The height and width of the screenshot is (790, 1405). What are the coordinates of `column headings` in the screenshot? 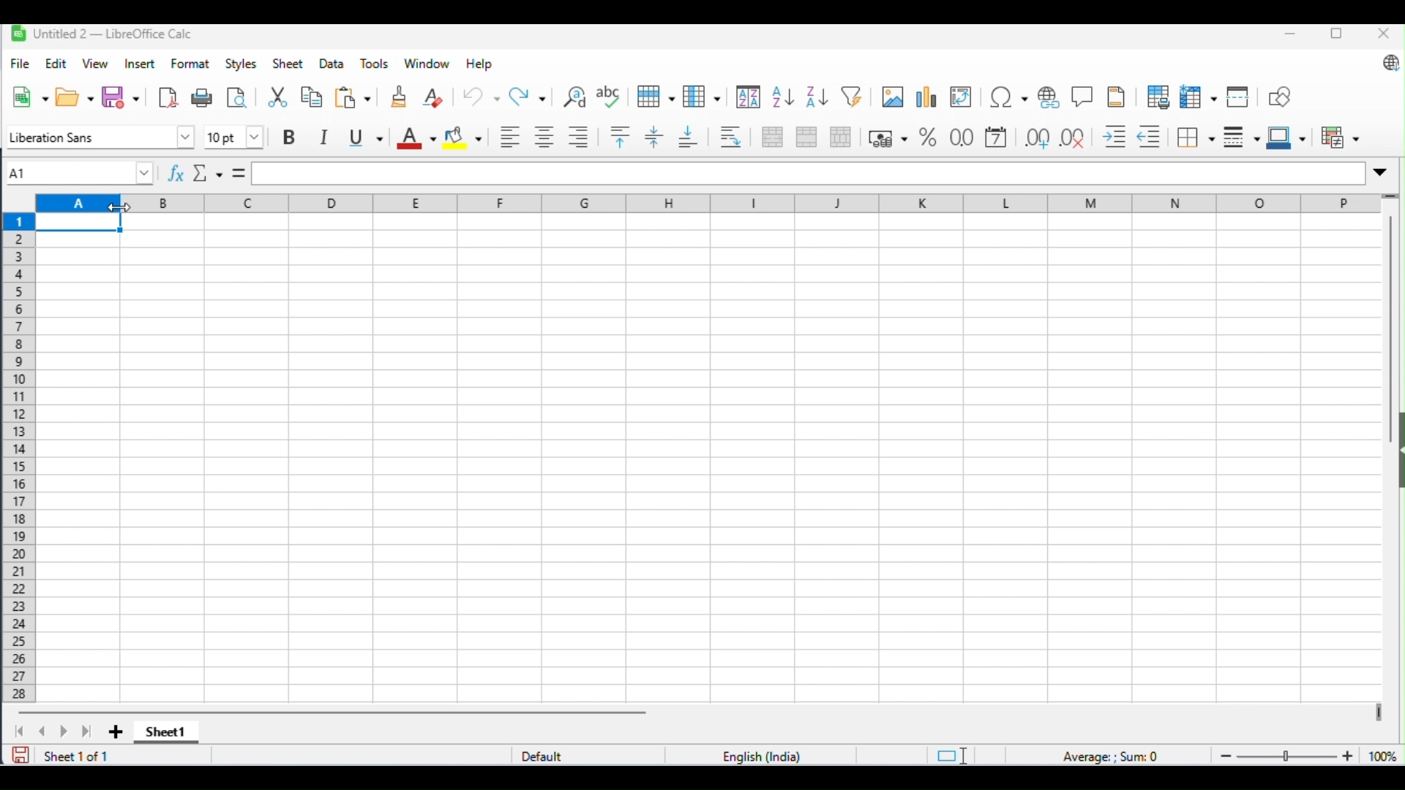 It's located at (708, 203).